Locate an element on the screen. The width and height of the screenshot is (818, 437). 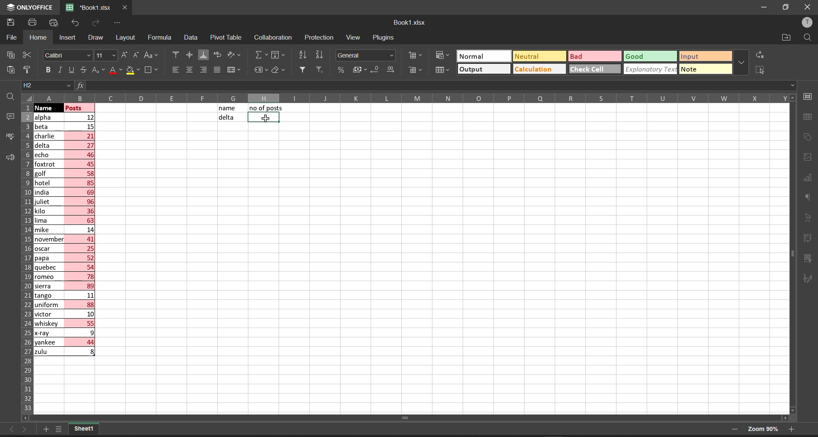
Good is located at coordinates (636, 56).